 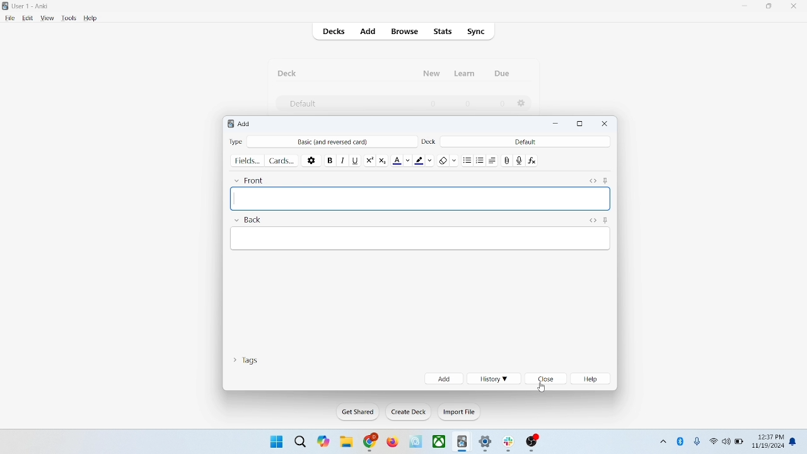 I want to click on default, so click(x=302, y=104).